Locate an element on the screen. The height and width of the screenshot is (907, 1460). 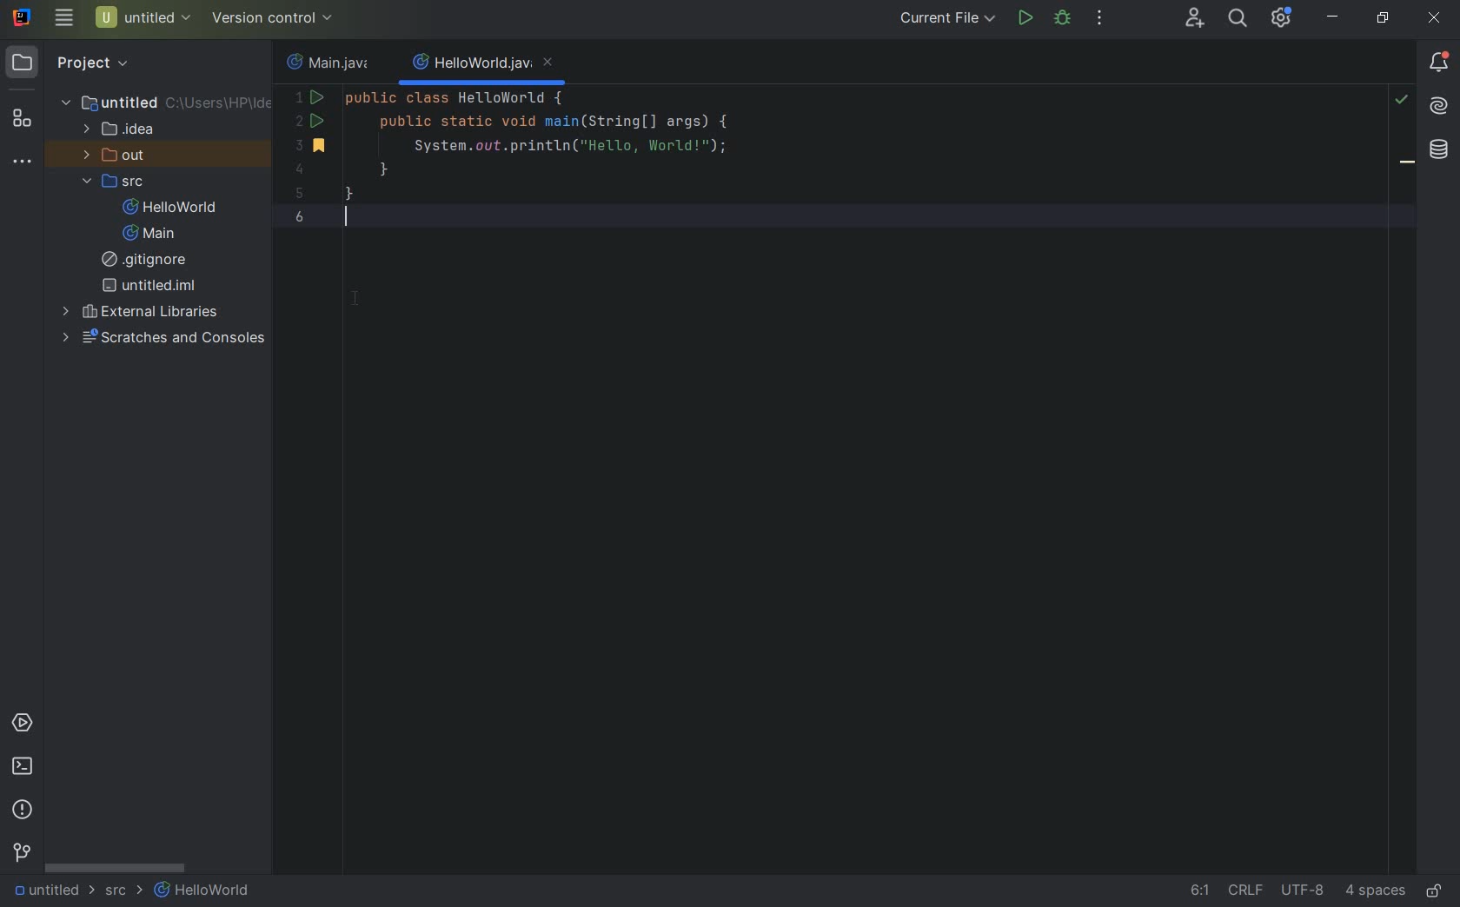
AI assistant is located at coordinates (1439, 109).